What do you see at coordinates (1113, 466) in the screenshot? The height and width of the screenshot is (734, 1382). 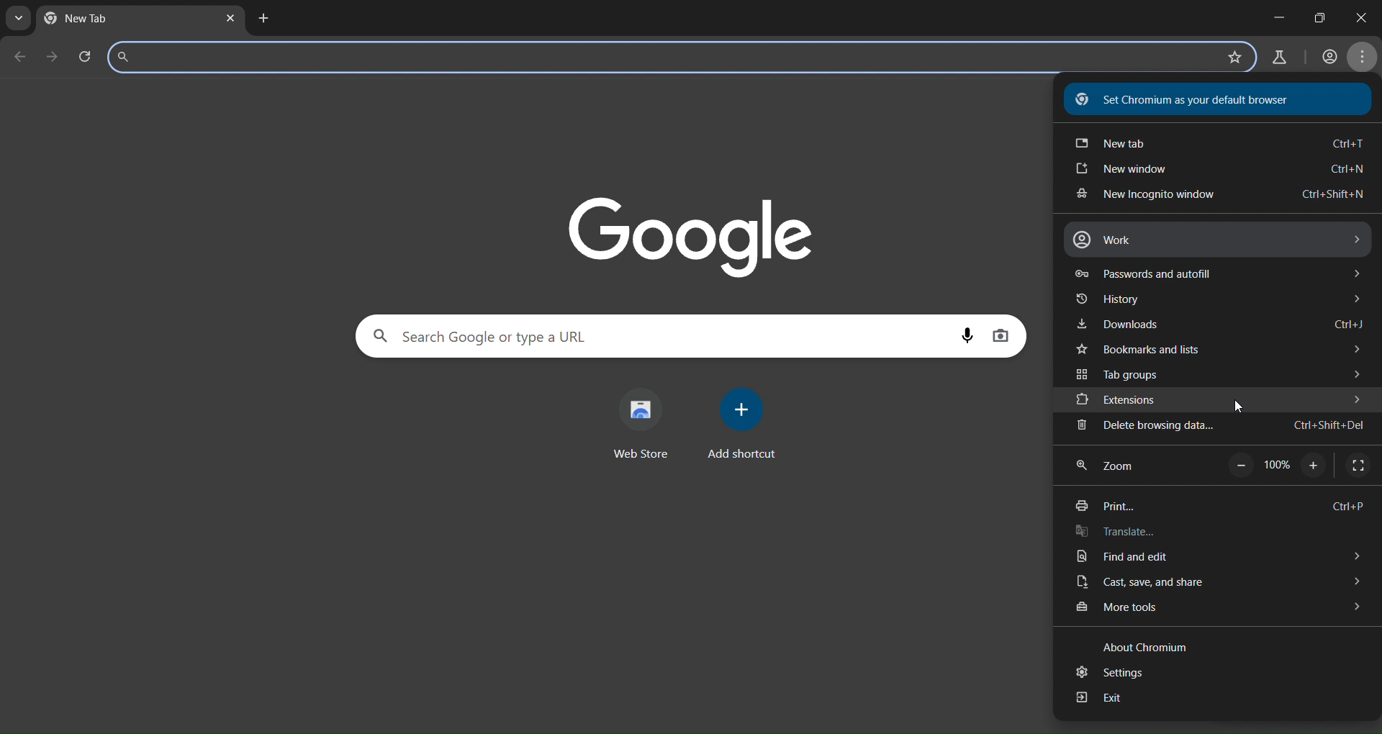 I see `zoom` at bounding box center [1113, 466].